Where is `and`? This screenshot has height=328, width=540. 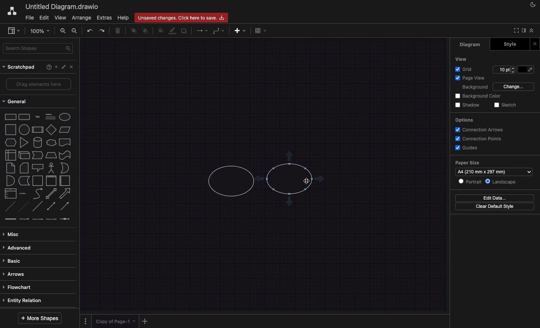
and is located at coordinates (10, 181).